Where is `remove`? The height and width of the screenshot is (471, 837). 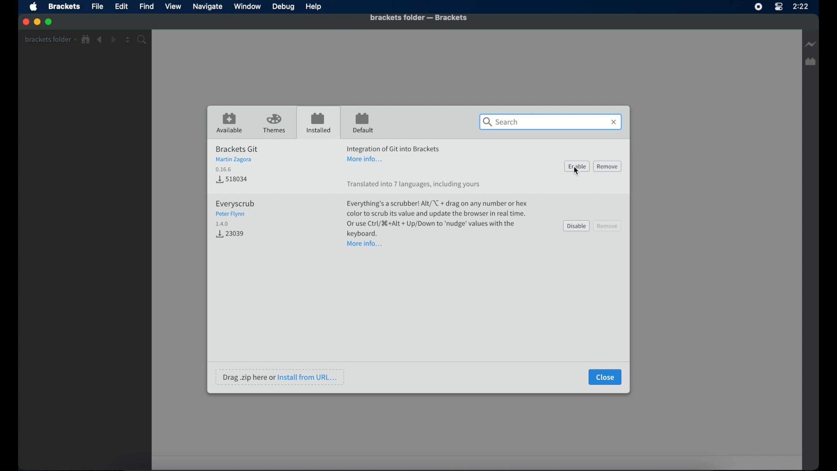
remove is located at coordinates (608, 225).